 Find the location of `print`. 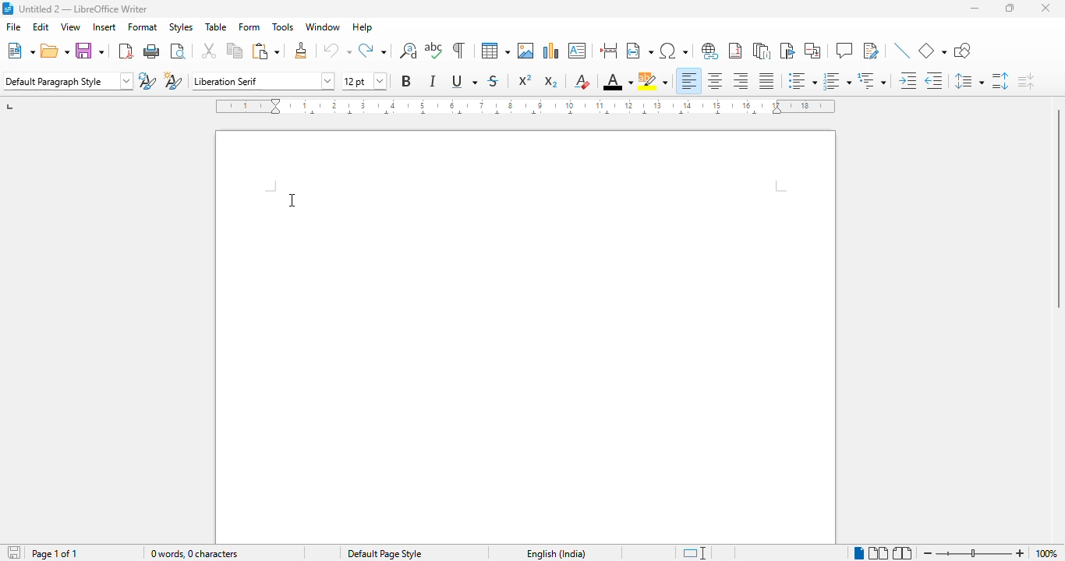

print is located at coordinates (153, 51).